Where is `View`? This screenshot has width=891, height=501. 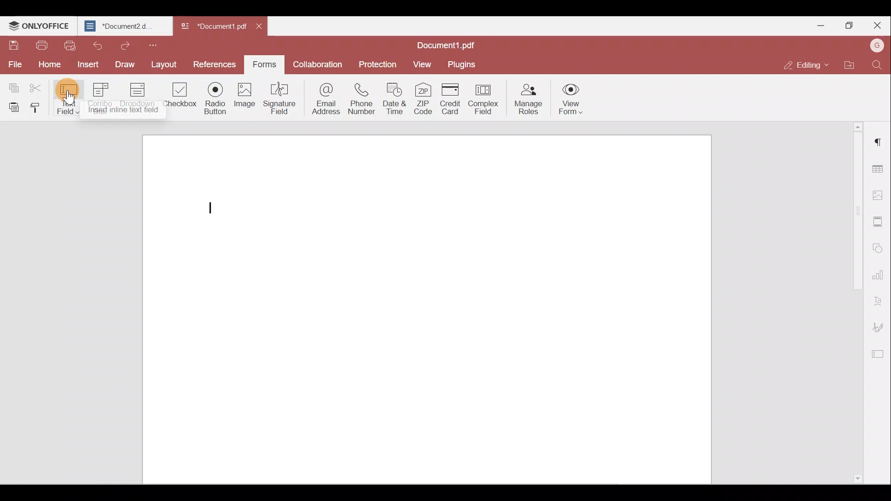
View is located at coordinates (423, 64).